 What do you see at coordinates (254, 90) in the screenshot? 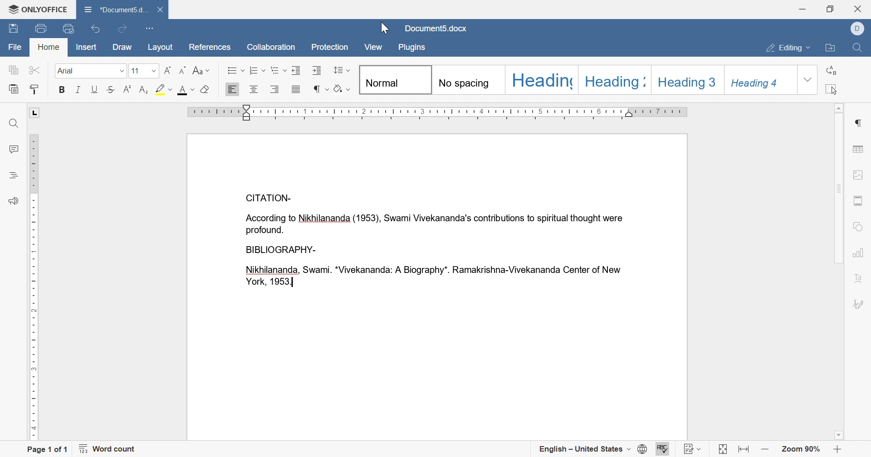
I see `align center` at bounding box center [254, 90].